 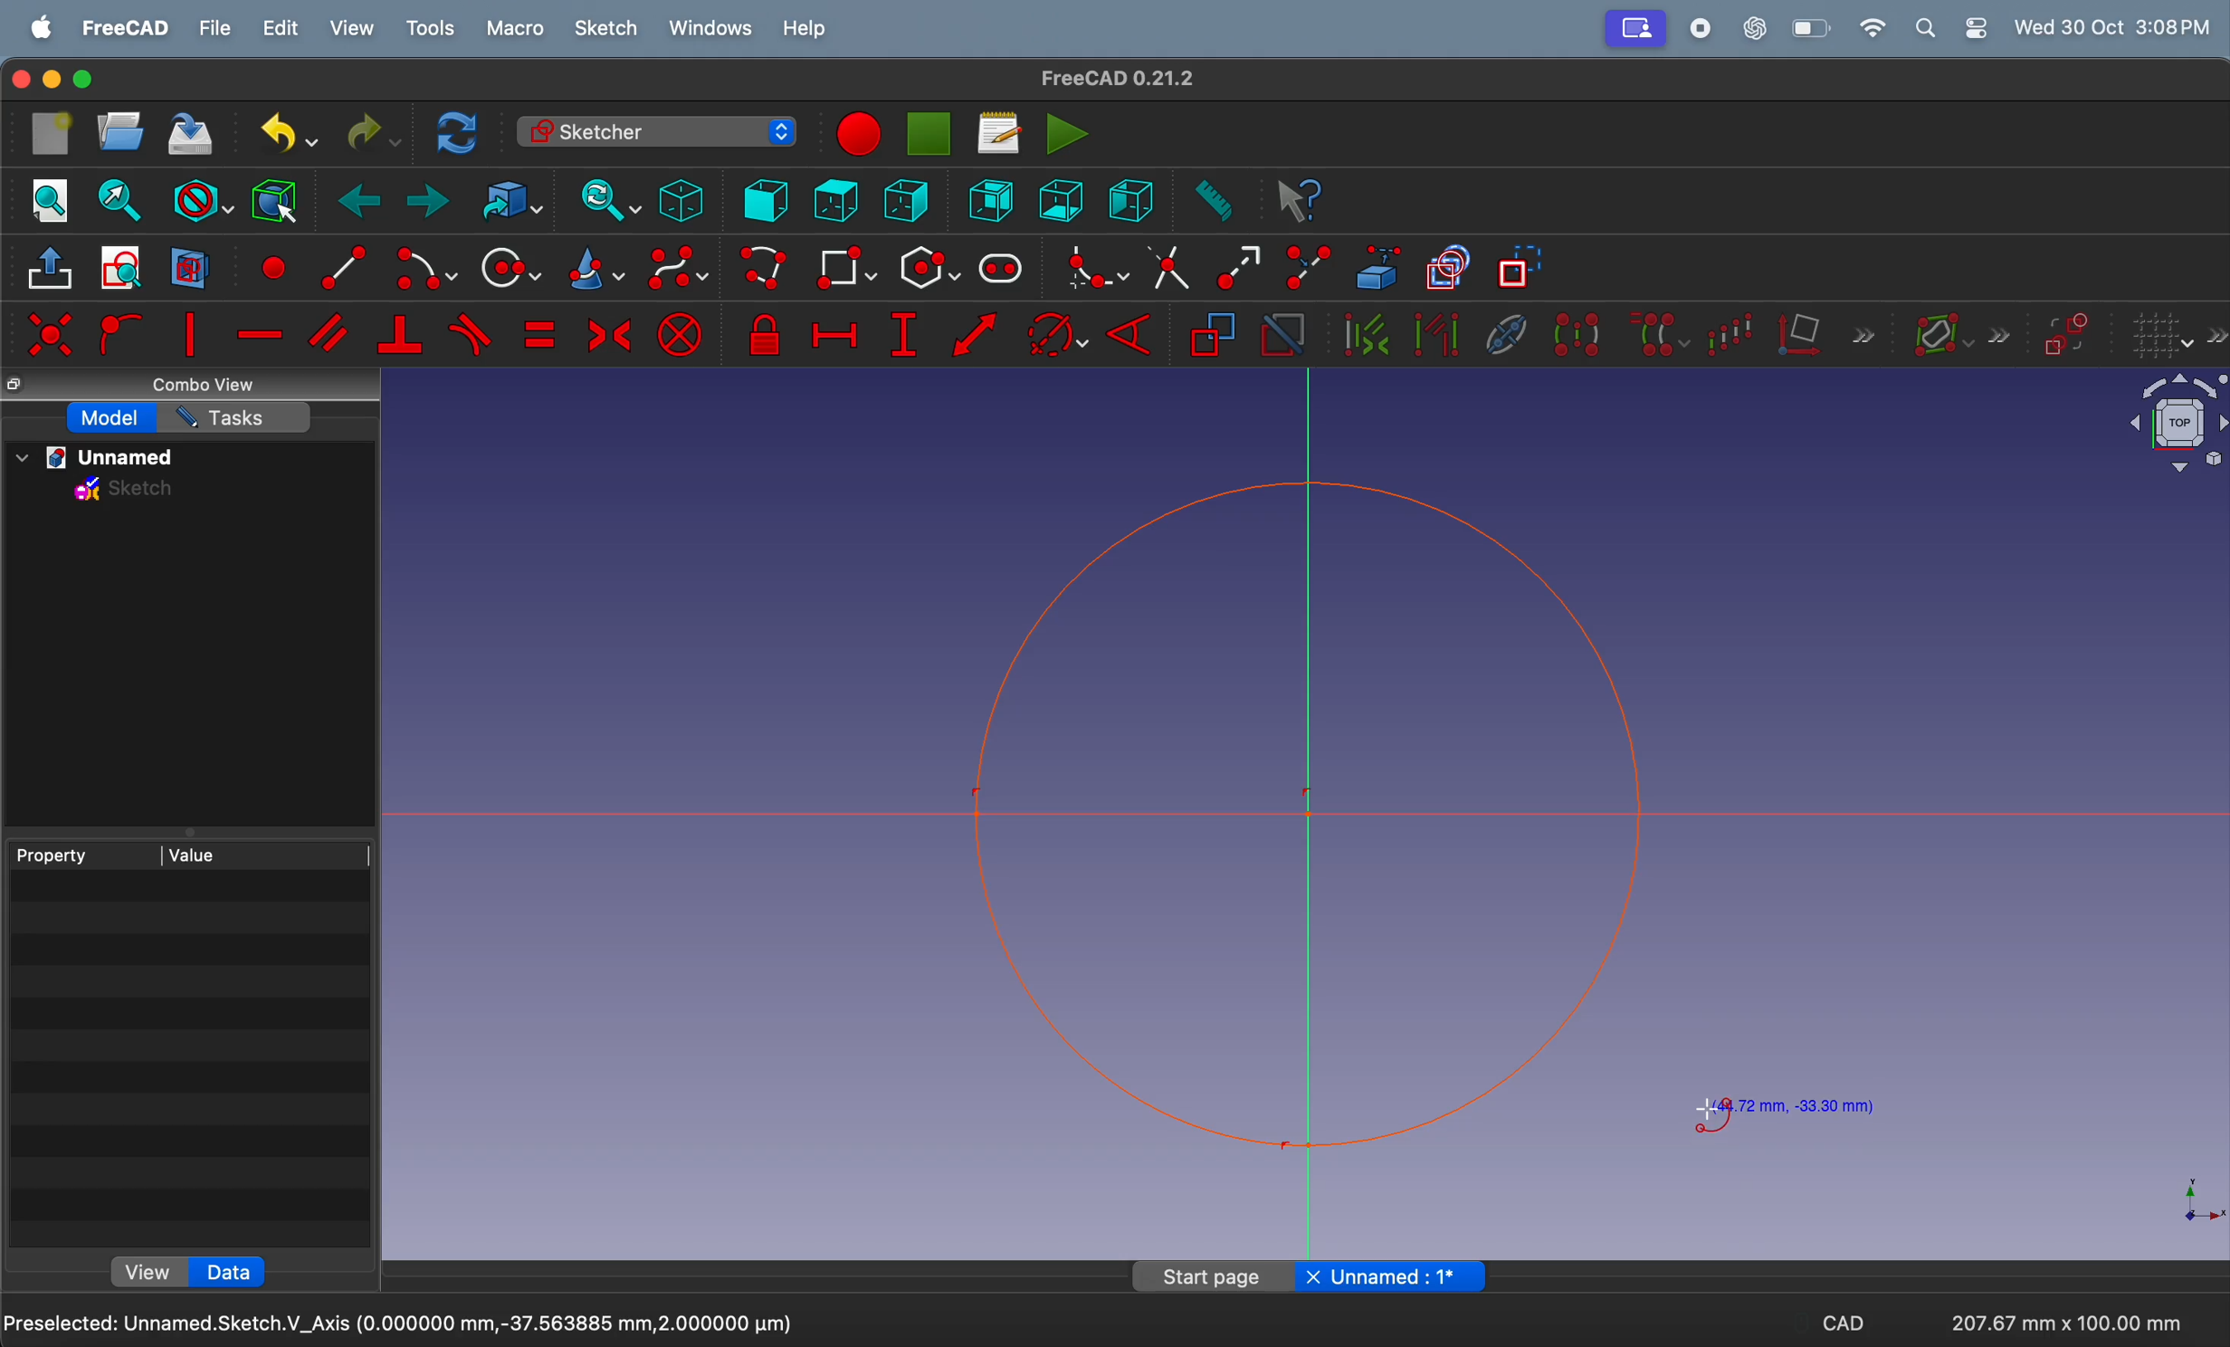 What do you see at coordinates (768, 336) in the screenshot?
I see `constrain lock` at bounding box center [768, 336].